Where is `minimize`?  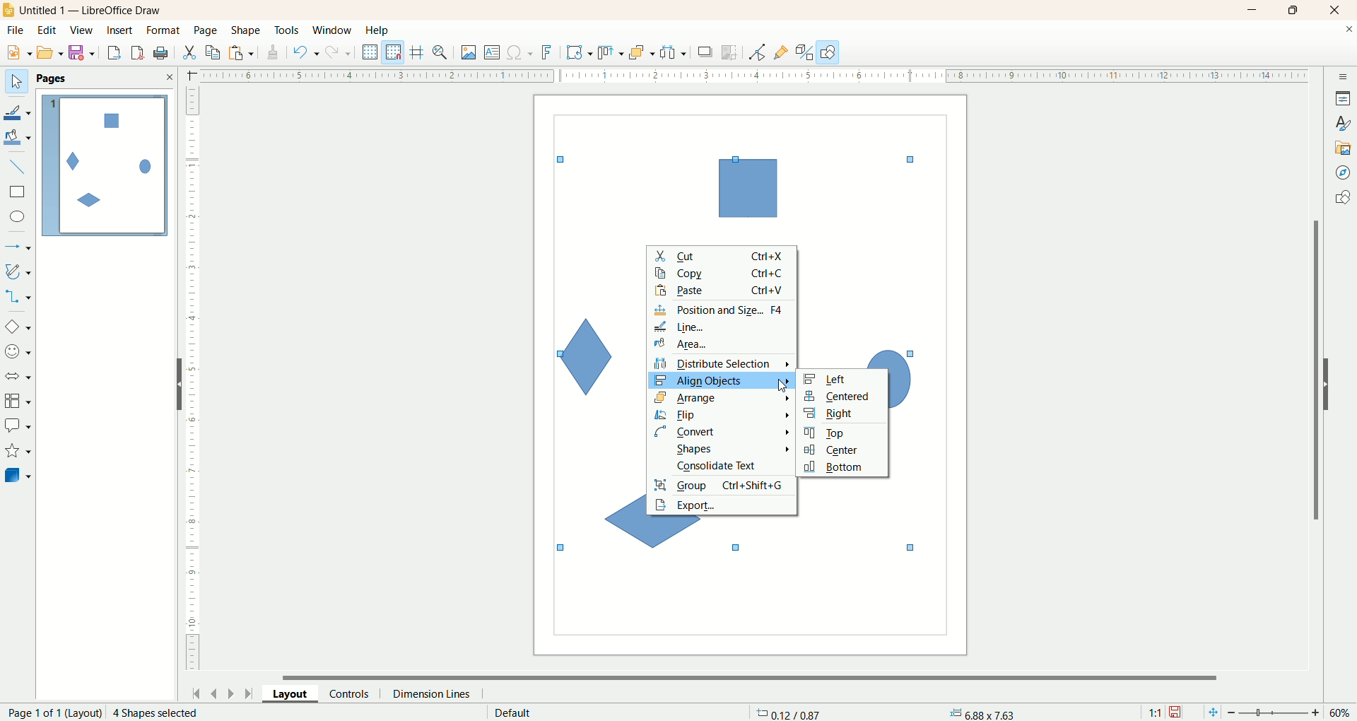
minimize is located at coordinates (1253, 10).